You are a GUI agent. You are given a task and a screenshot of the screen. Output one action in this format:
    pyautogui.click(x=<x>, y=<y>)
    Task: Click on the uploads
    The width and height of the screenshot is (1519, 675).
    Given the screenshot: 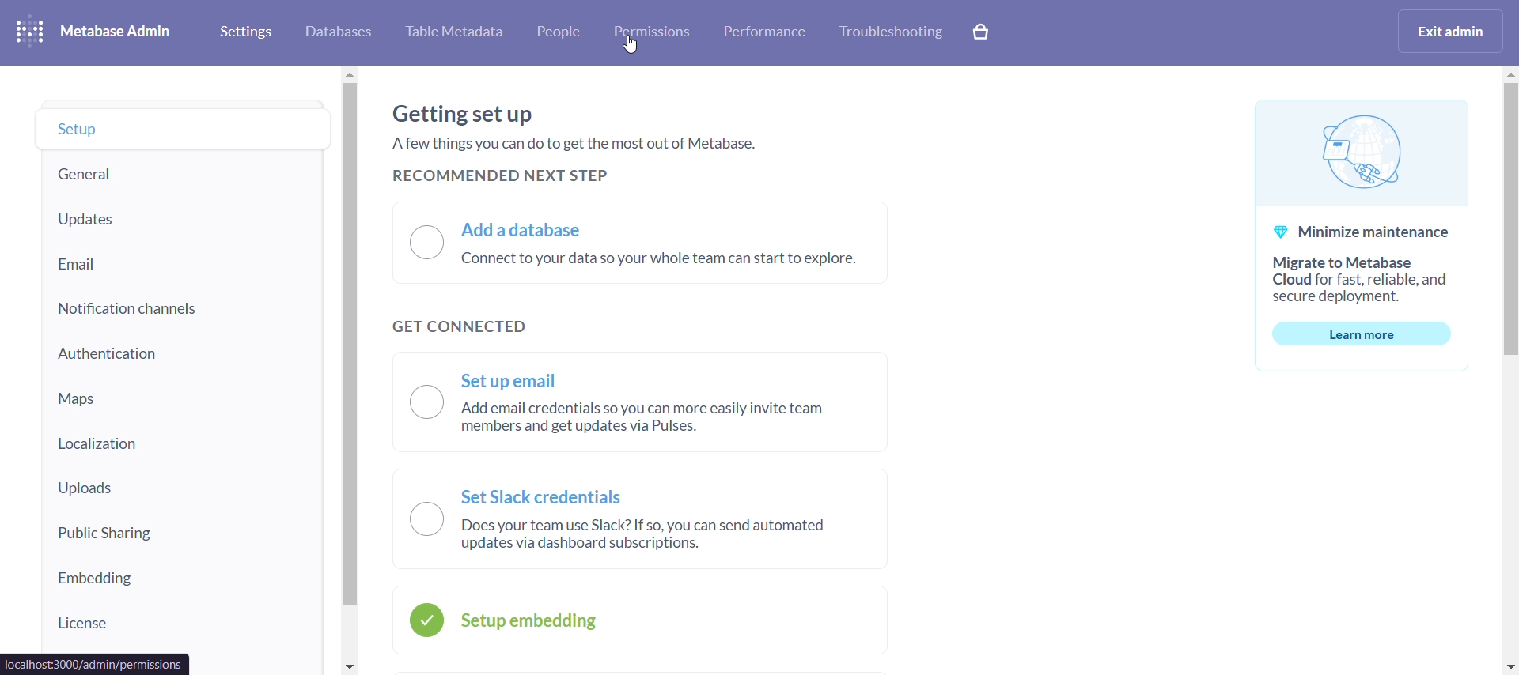 What is the action you would take?
    pyautogui.click(x=181, y=482)
    